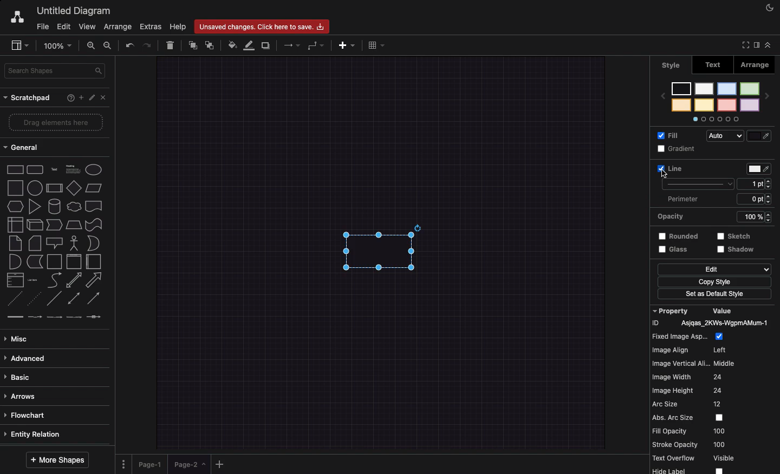 Image resolution: width=780 pixels, height=474 pixels. I want to click on shadow, so click(737, 250).